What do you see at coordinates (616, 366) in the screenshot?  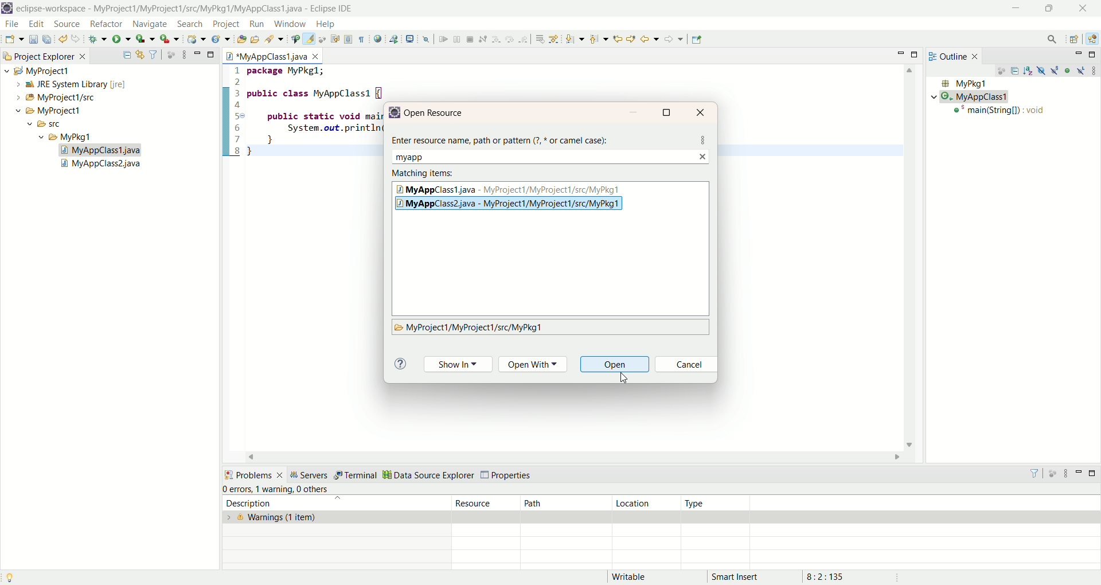 I see `open` at bounding box center [616, 366].